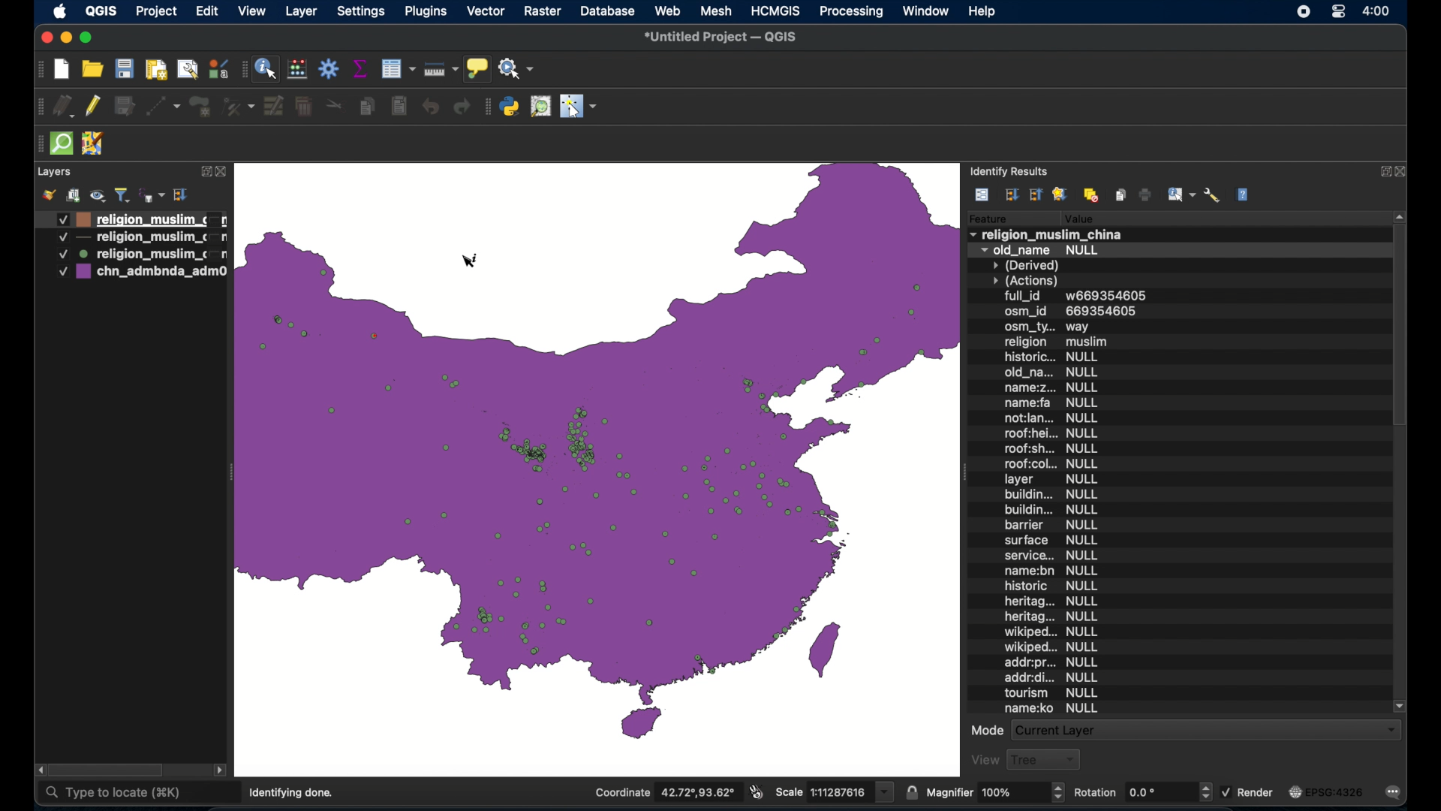  What do you see at coordinates (1050, 647) in the screenshot?
I see `Wikiped` at bounding box center [1050, 647].